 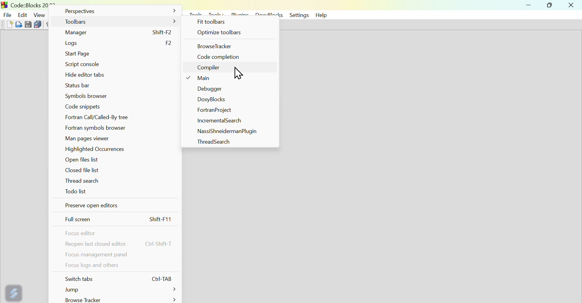 What do you see at coordinates (80, 53) in the screenshot?
I see `Start page` at bounding box center [80, 53].